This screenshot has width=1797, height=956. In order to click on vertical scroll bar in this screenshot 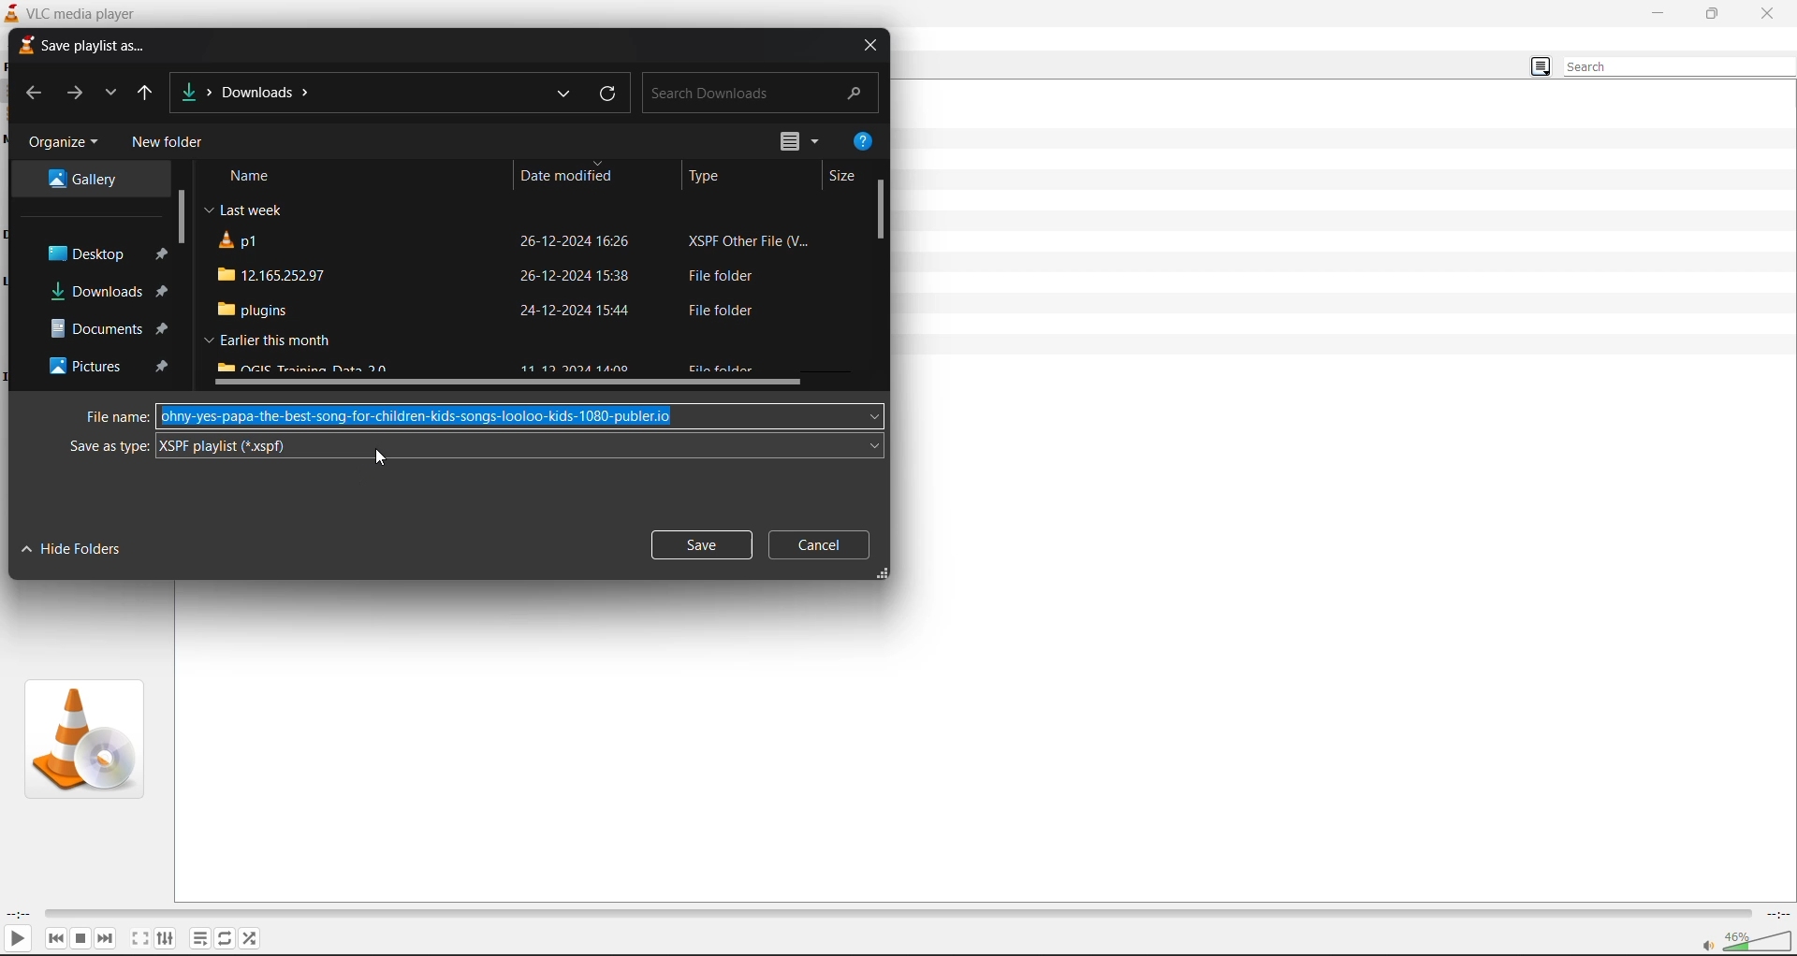, I will do `click(181, 217)`.